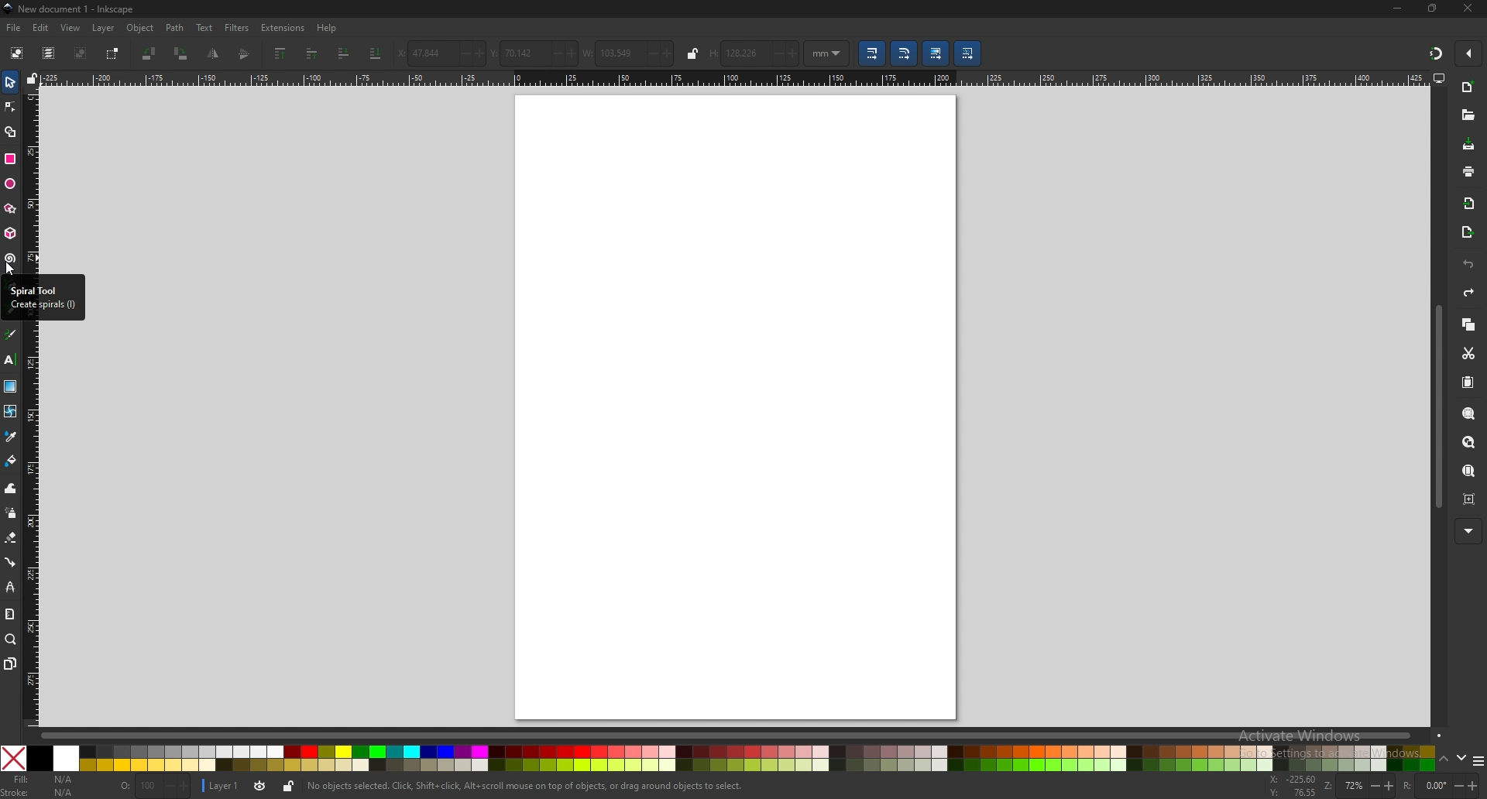  I want to click on export, so click(1466, 232).